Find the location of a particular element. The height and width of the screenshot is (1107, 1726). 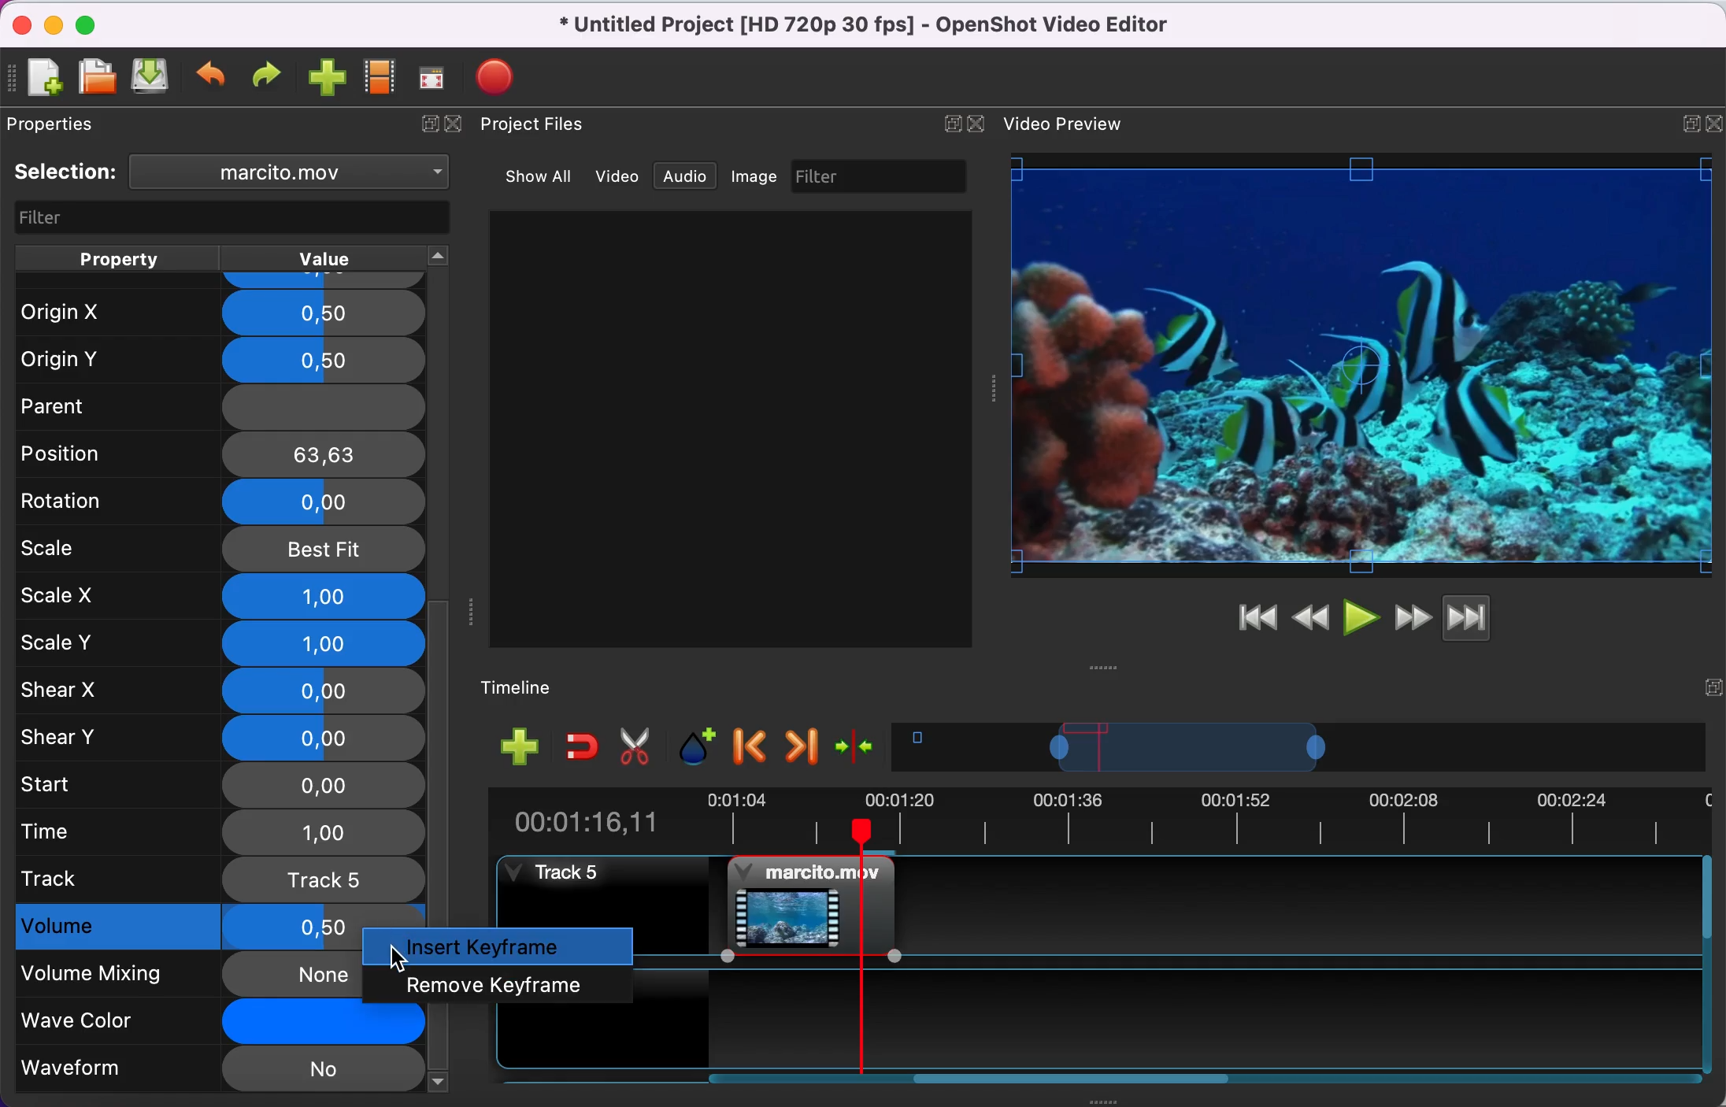

volume mixing none is located at coordinates (194, 974).